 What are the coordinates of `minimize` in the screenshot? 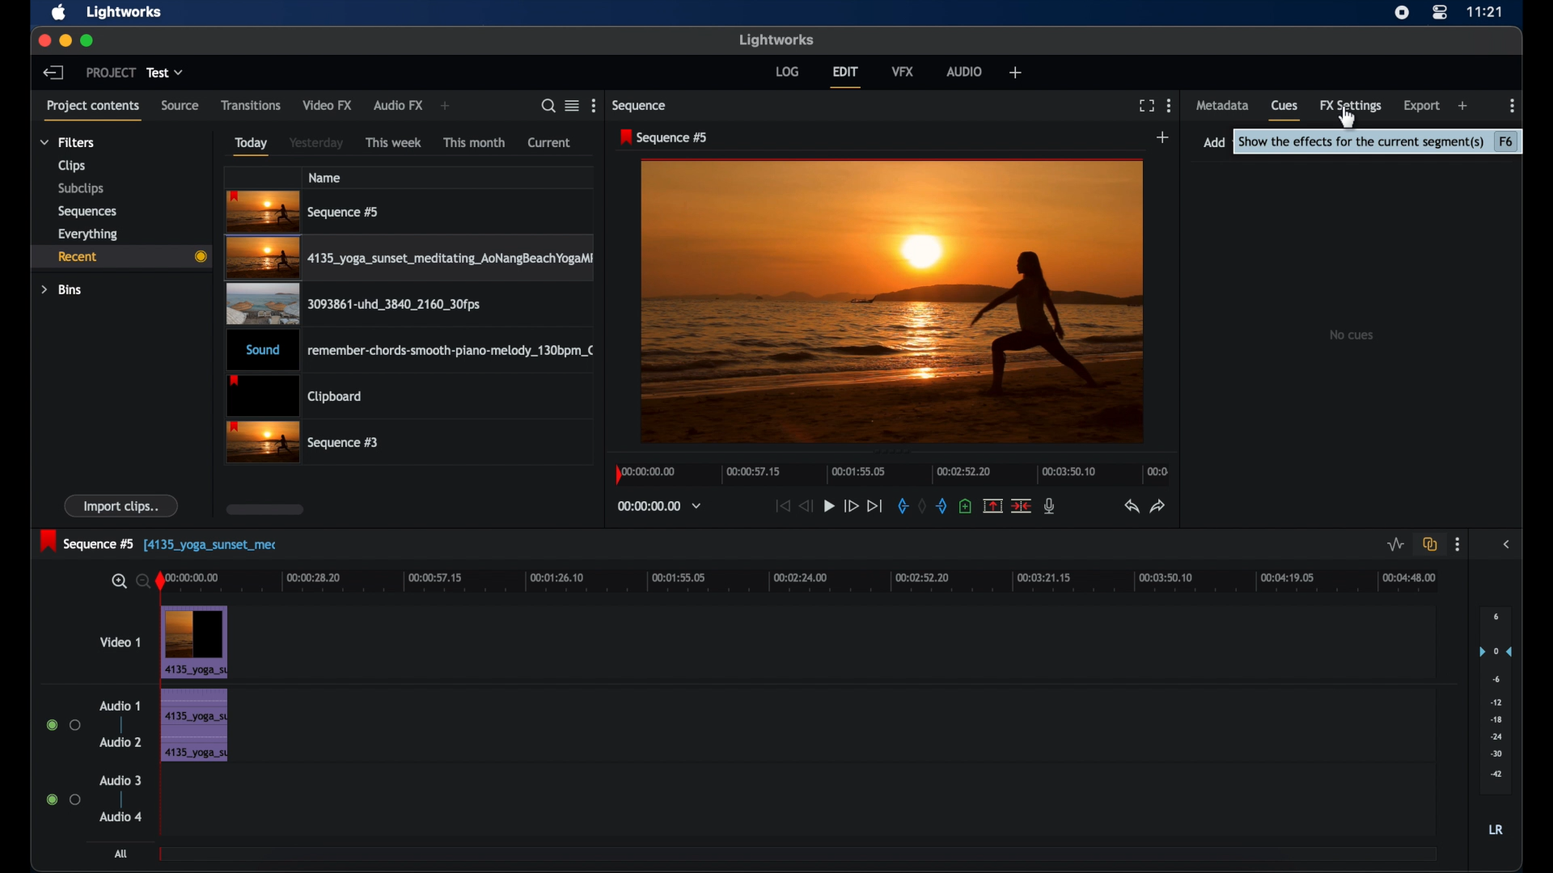 It's located at (67, 40).